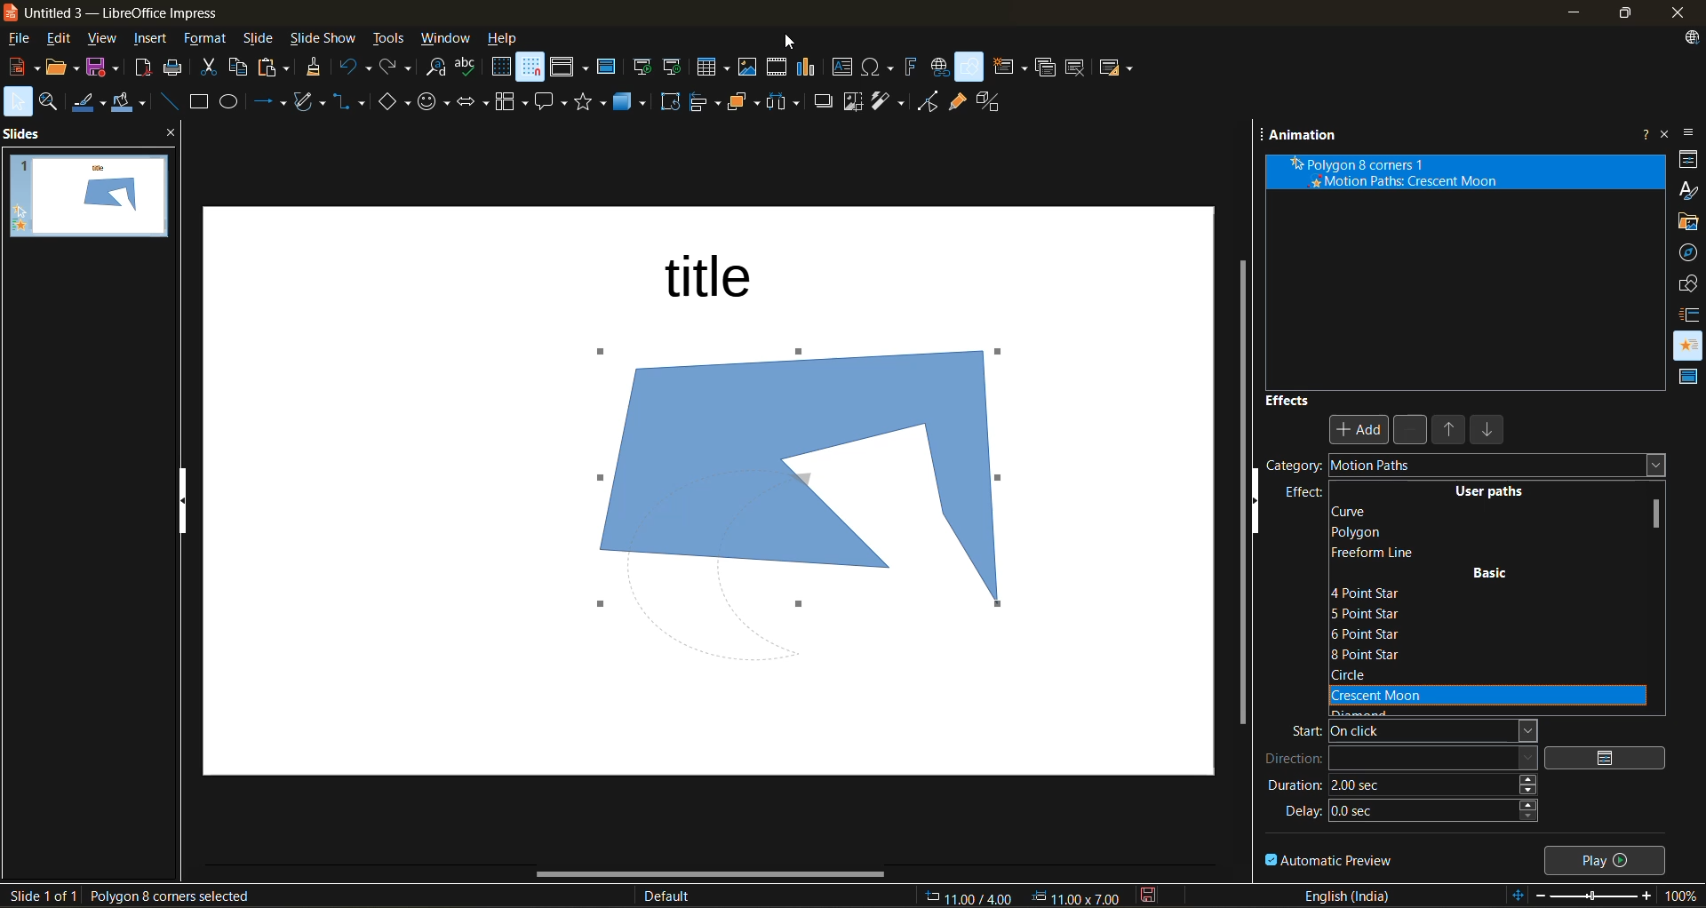 This screenshot has width=1706, height=908. Describe the element at coordinates (395, 39) in the screenshot. I see `tools` at that location.